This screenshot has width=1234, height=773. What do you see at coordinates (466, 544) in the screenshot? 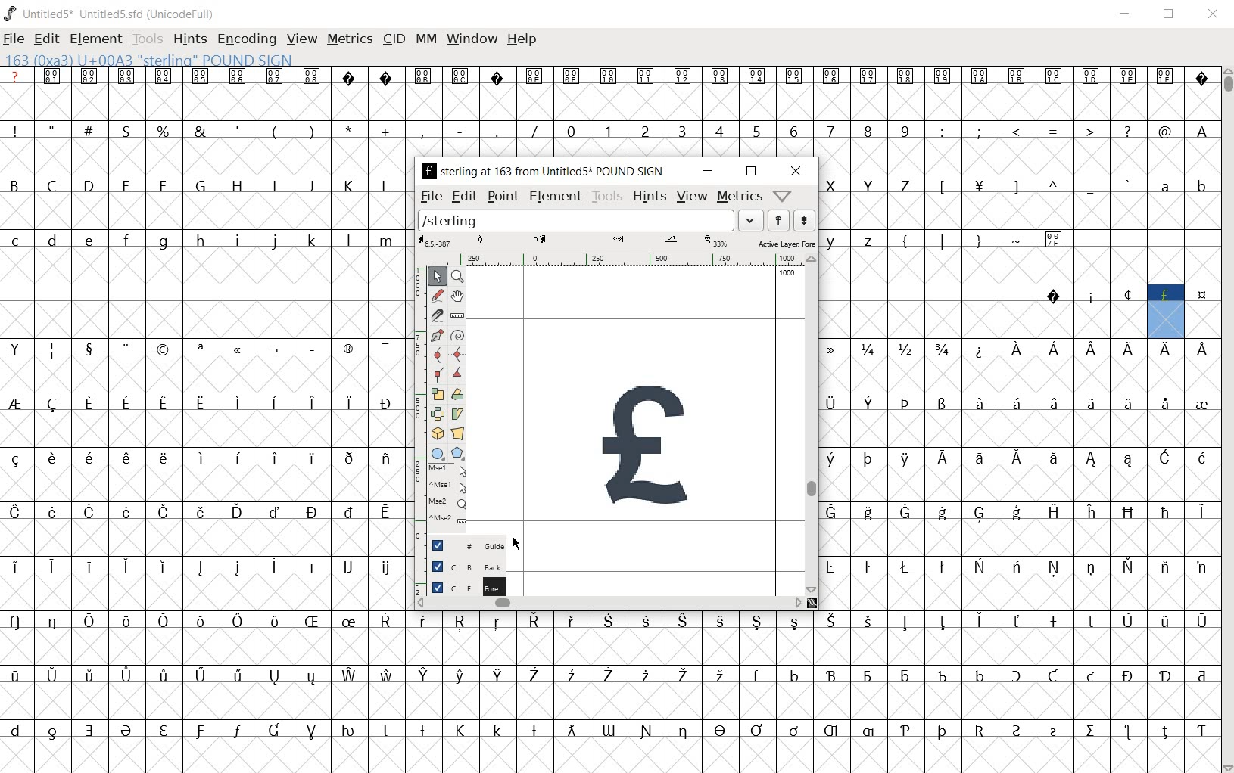
I see `Guide layer` at bounding box center [466, 544].